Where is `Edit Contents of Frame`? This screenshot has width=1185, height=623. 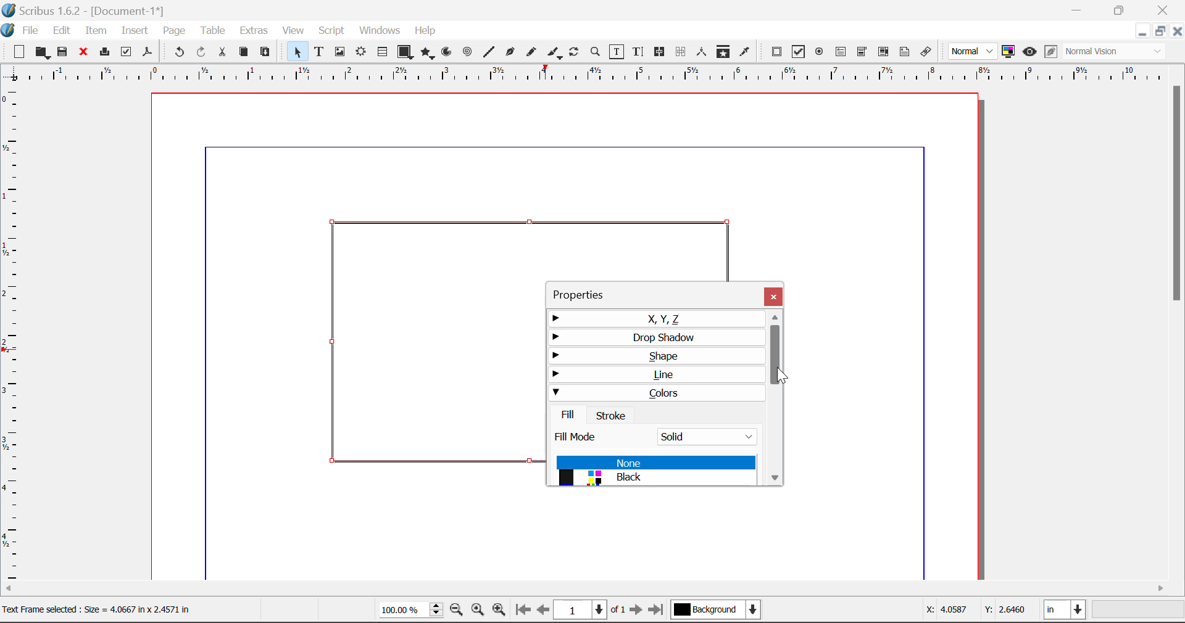 Edit Contents of Frame is located at coordinates (617, 51).